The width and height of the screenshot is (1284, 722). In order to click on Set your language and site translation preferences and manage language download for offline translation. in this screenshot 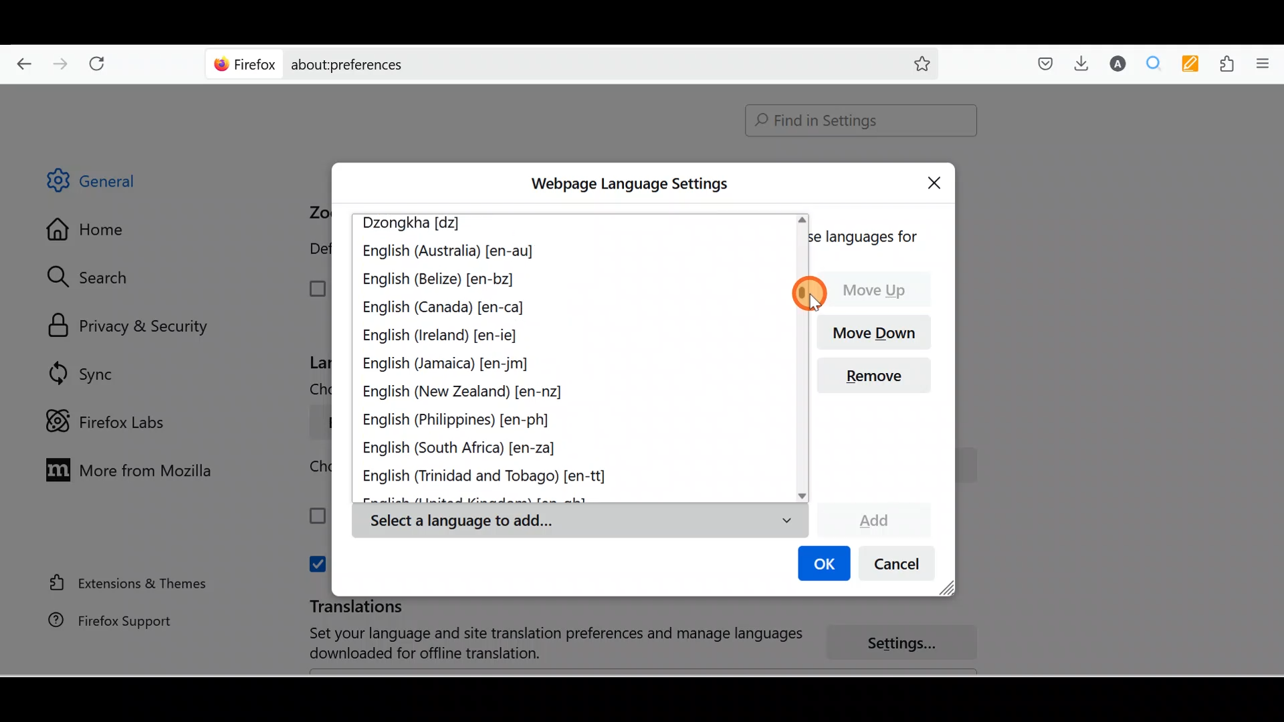, I will do `click(543, 644)`.